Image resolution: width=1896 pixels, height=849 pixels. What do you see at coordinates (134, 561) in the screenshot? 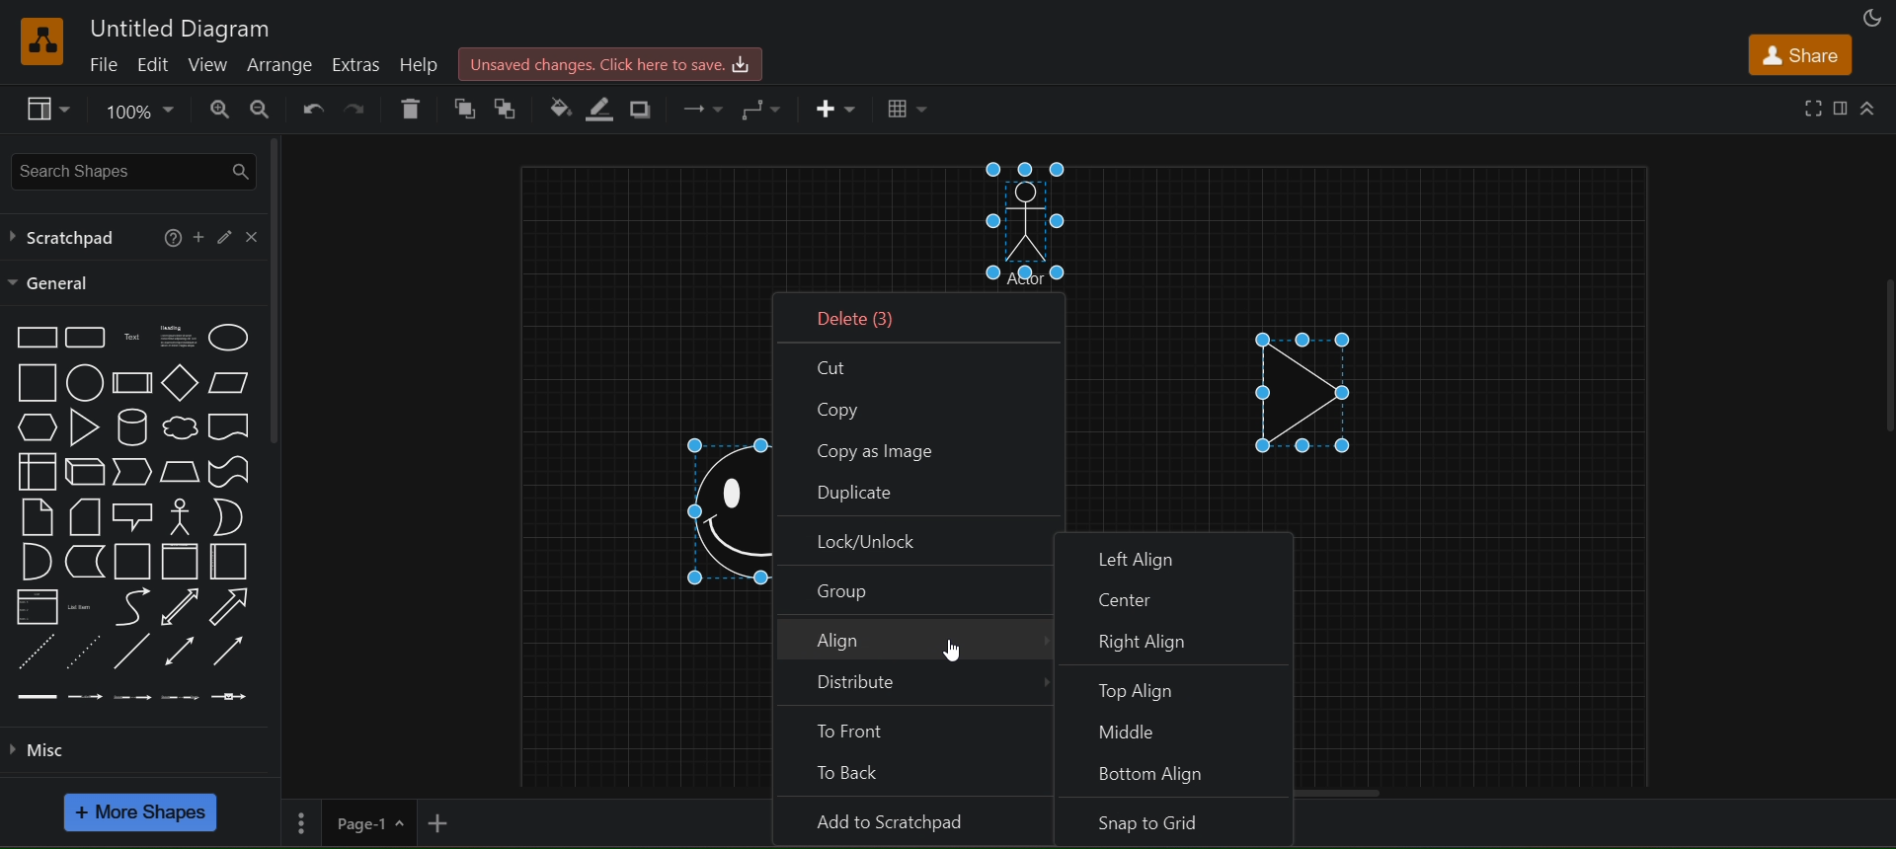
I see `container` at bounding box center [134, 561].